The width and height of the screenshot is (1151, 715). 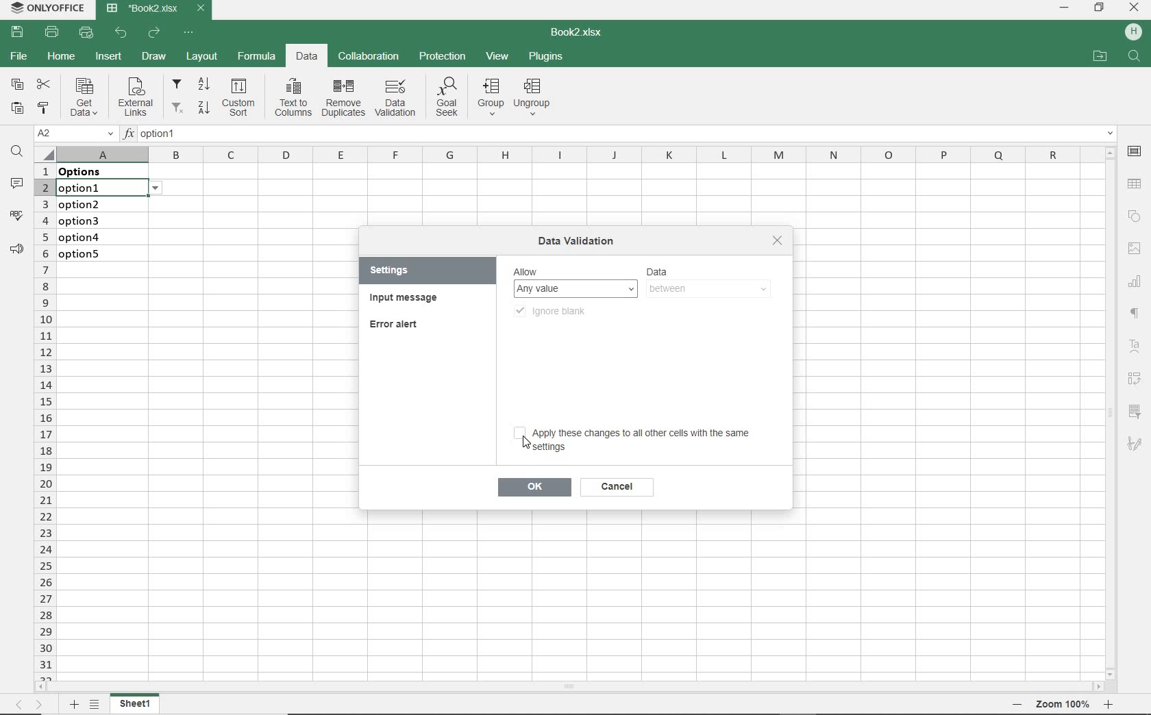 What do you see at coordinates (546, 58) in the screenshot?
I see `PLUGINS` at bounding box center [546, 58].